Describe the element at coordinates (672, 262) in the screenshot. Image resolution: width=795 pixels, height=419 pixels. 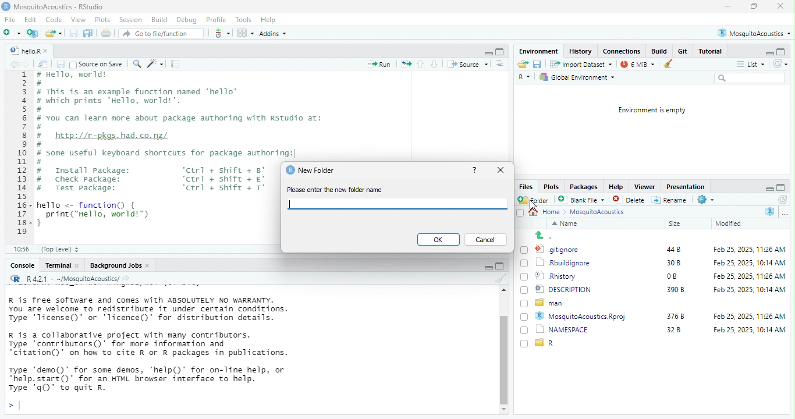
I see `30 b` at that location.